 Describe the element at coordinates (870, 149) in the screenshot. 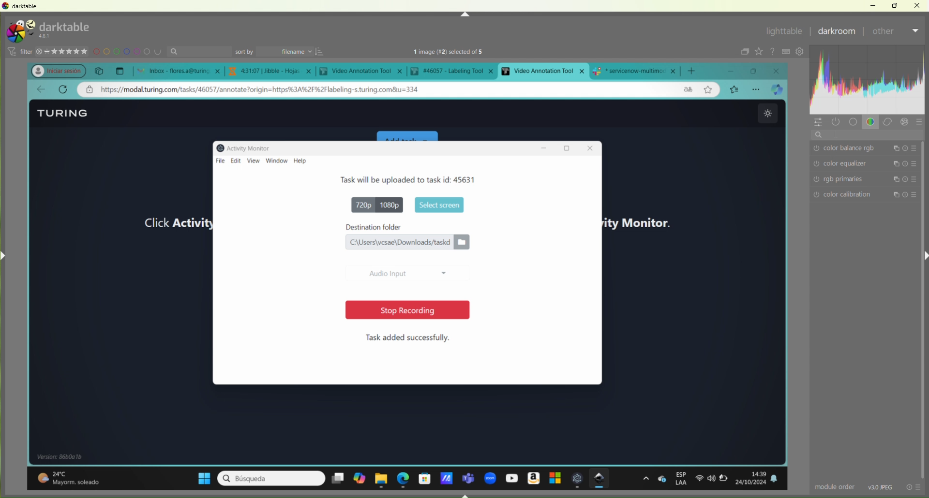

I see `color balance` at that location.